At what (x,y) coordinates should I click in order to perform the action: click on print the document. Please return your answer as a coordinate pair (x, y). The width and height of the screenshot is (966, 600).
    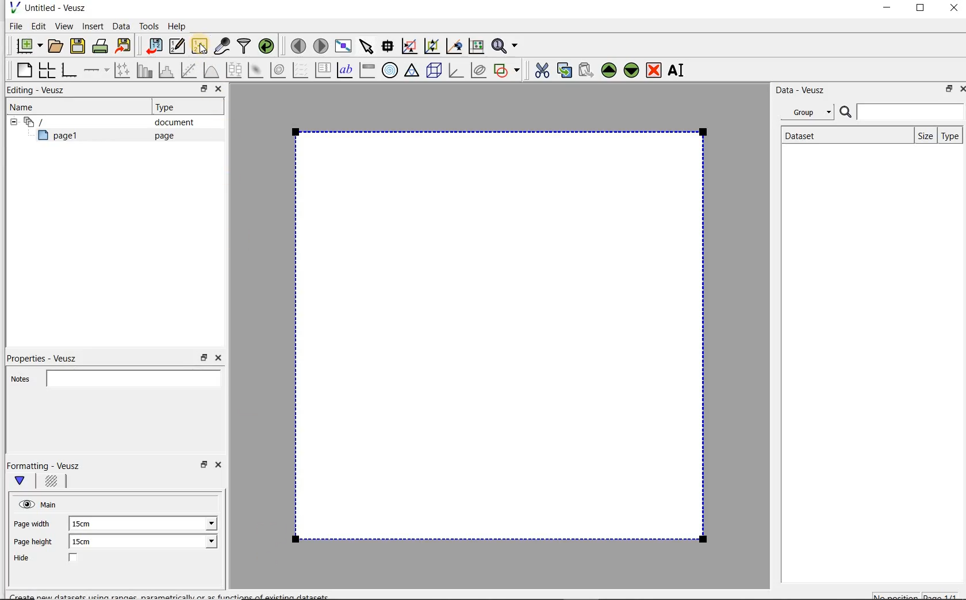
    Looking at the image, I should click on (102, 45).